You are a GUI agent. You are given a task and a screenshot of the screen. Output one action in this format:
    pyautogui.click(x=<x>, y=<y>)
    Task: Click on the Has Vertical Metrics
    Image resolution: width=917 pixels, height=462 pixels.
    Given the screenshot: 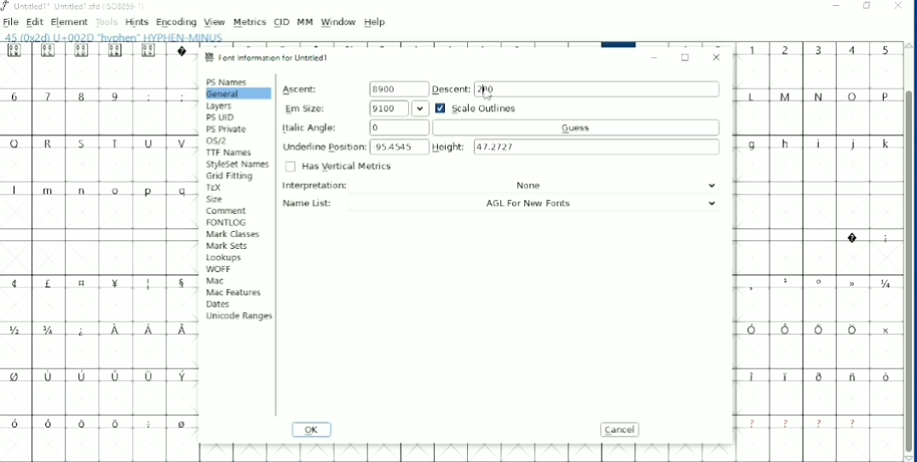 What is the action you would take?
    pyautogui.click(x=338, y=166)
    